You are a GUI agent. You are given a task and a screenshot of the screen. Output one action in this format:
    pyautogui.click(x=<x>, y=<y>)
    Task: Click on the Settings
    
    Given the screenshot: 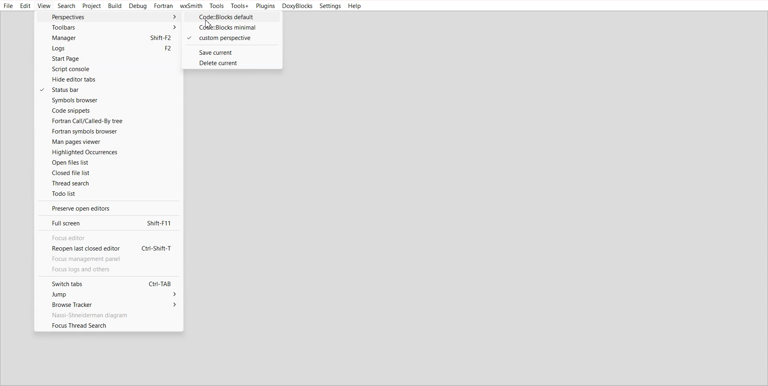 What is the action you would take?
    pyautogui.click(x=330, y=6)
    